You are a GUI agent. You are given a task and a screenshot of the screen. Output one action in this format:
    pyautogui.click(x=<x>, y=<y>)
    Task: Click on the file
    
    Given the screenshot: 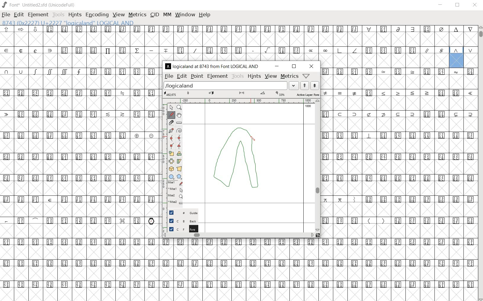 What is the action you would take?
    pyautogui.click(x=168, y=76)
    